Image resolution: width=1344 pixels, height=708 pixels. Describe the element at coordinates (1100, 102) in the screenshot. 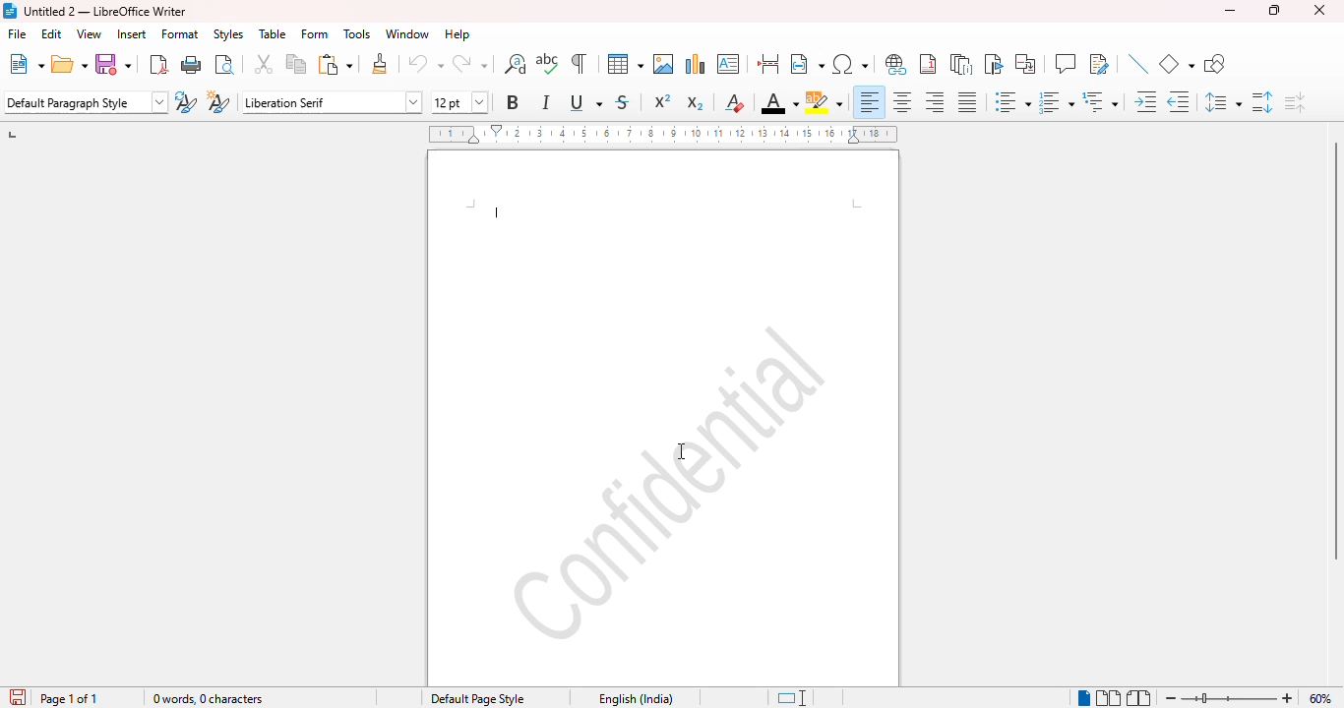

I see `select outline format` at that location.